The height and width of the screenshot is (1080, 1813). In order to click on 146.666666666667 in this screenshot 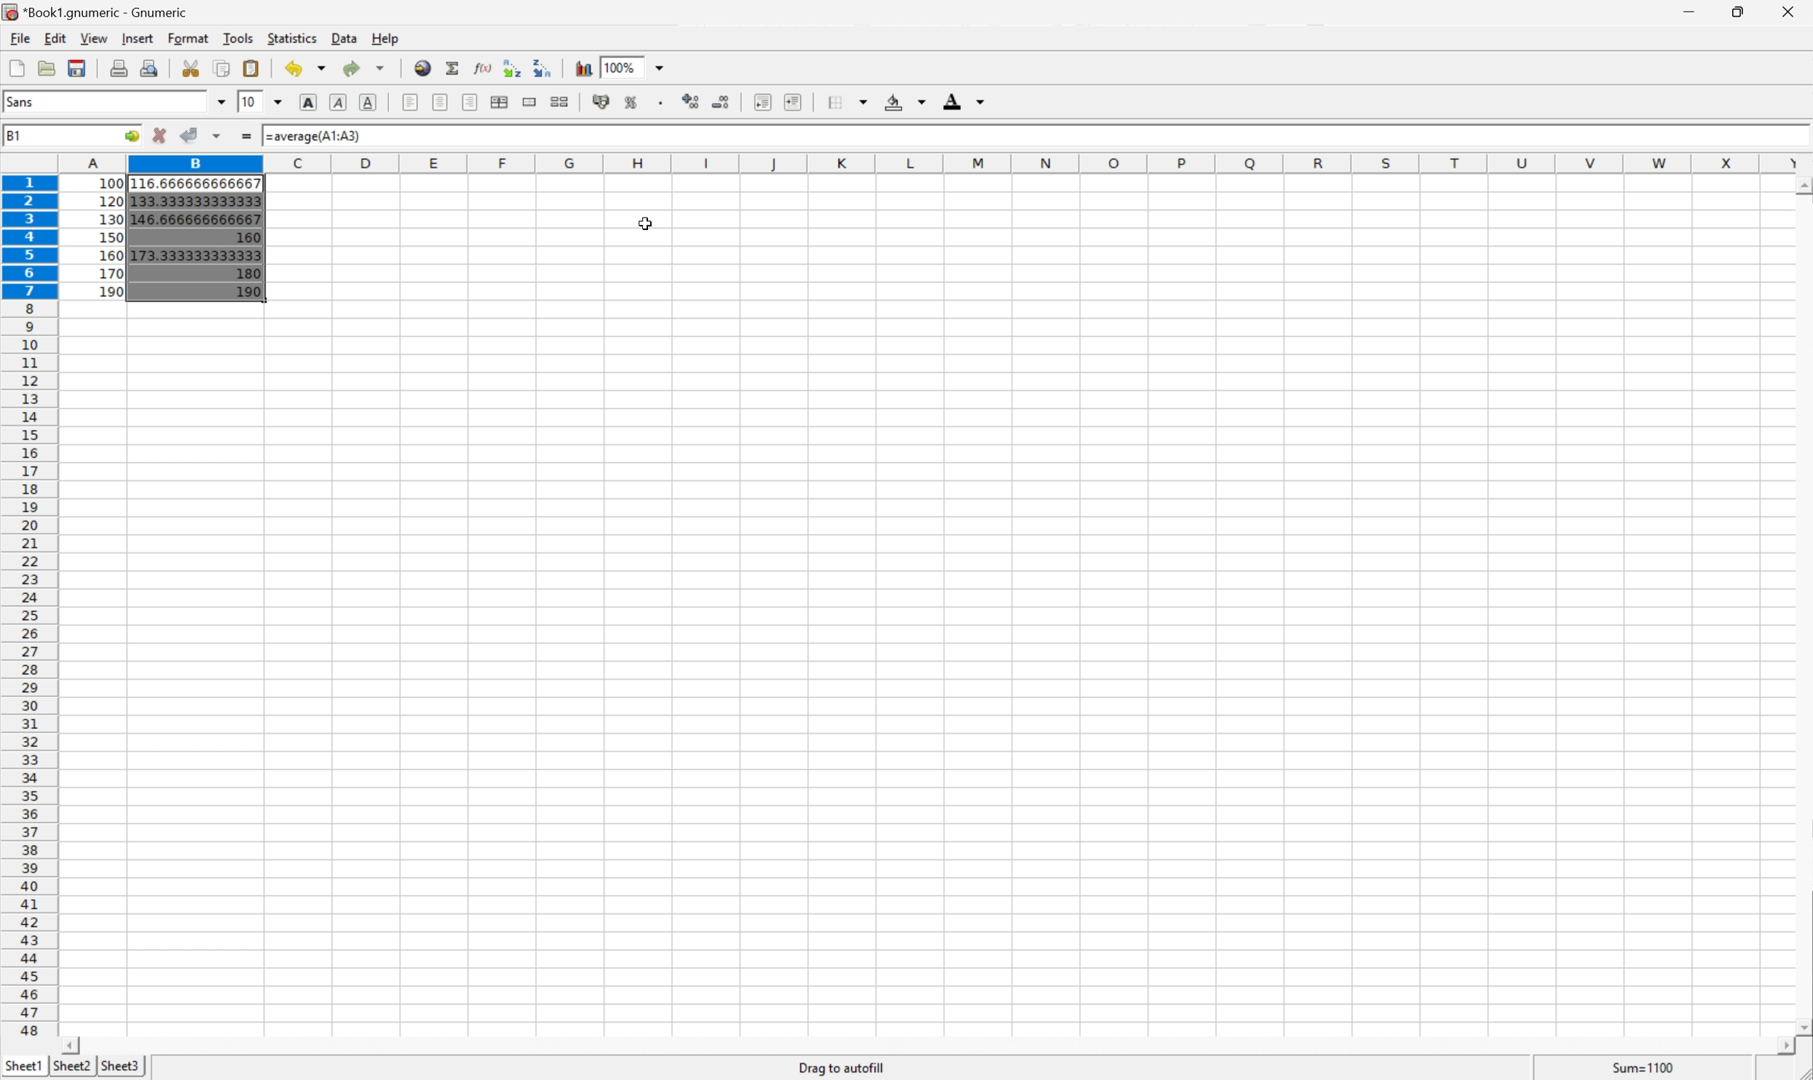, I will do `click(195, 218)`.